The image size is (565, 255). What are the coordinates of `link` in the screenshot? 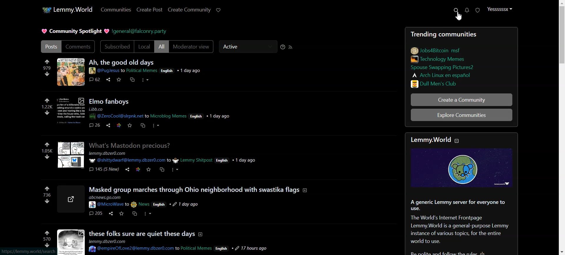 It's located at (446, 75).